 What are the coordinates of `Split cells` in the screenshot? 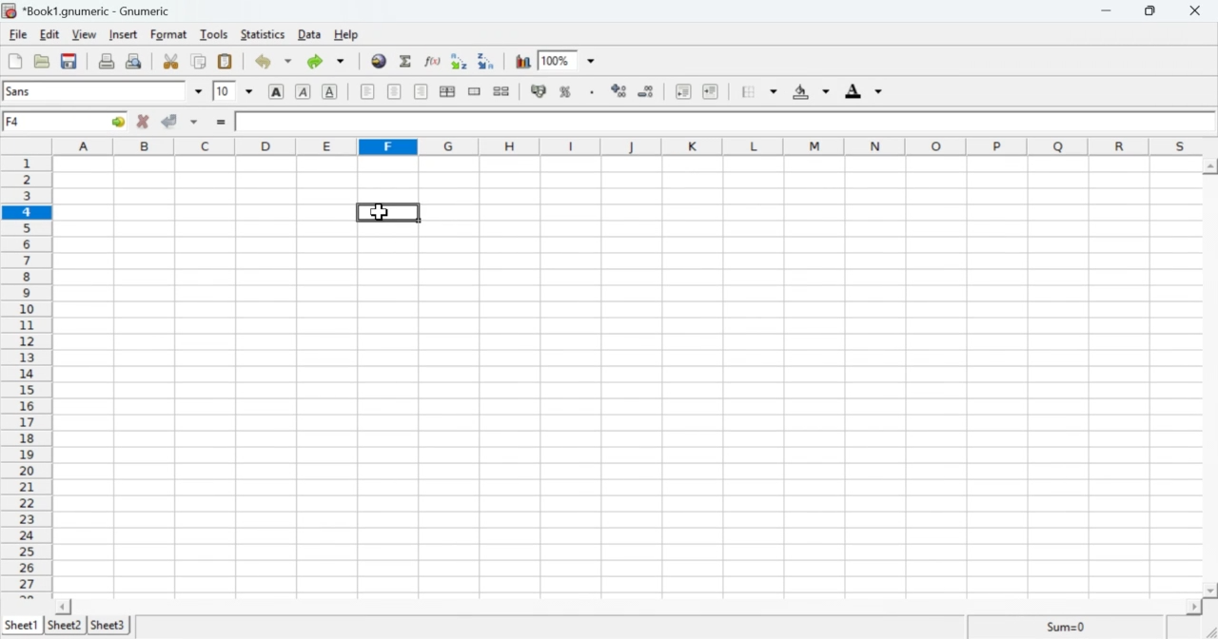 It's located at (503, 93).